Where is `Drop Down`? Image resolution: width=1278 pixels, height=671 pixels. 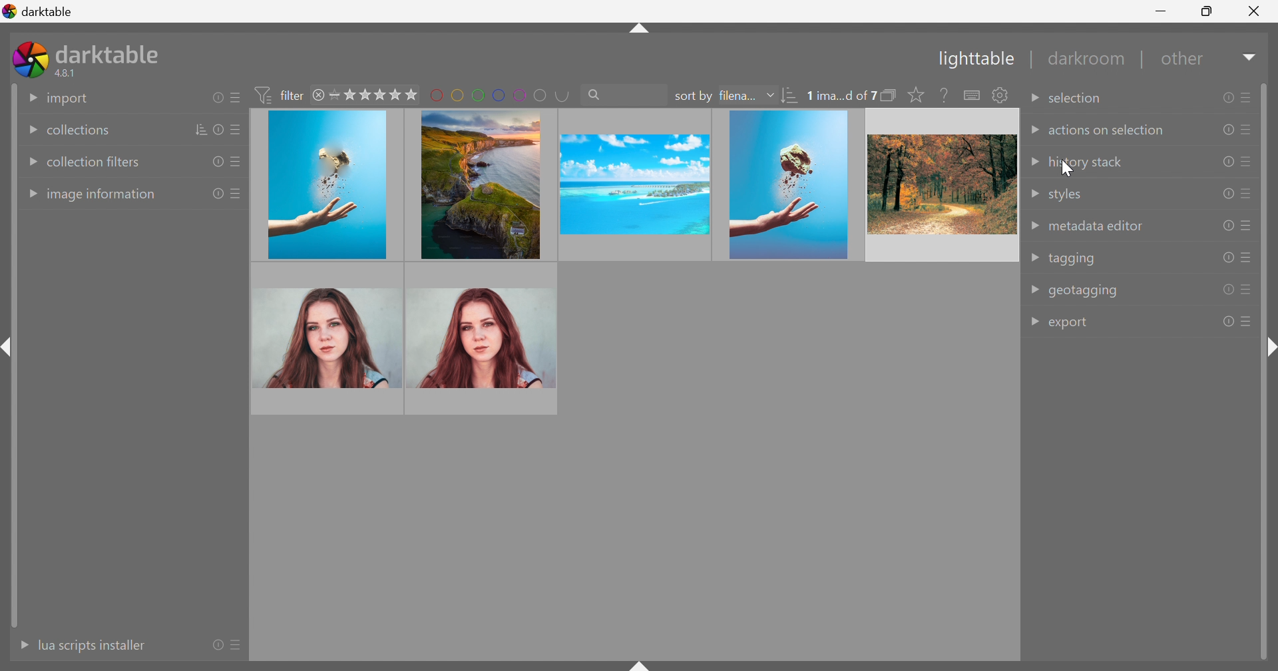 Drop Down is located at coordinates (1032, 193).